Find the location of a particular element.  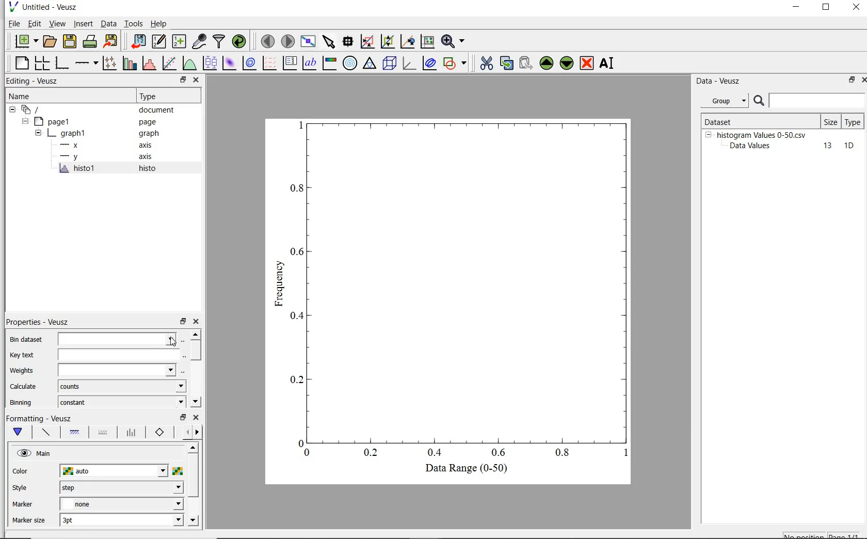

x- axis is located at coordinates (71, 146).